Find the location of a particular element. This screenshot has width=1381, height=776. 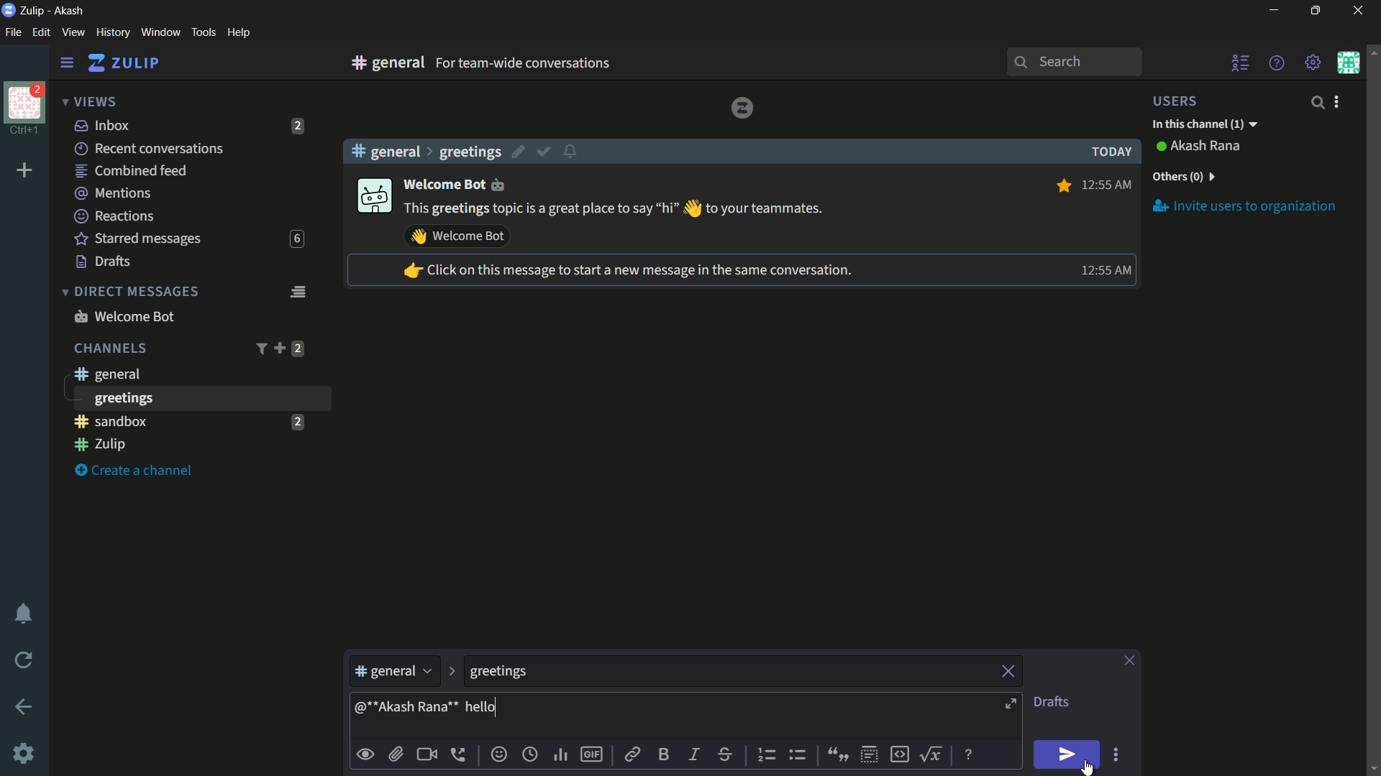

in this channel is located at coordinates (1205, 125).